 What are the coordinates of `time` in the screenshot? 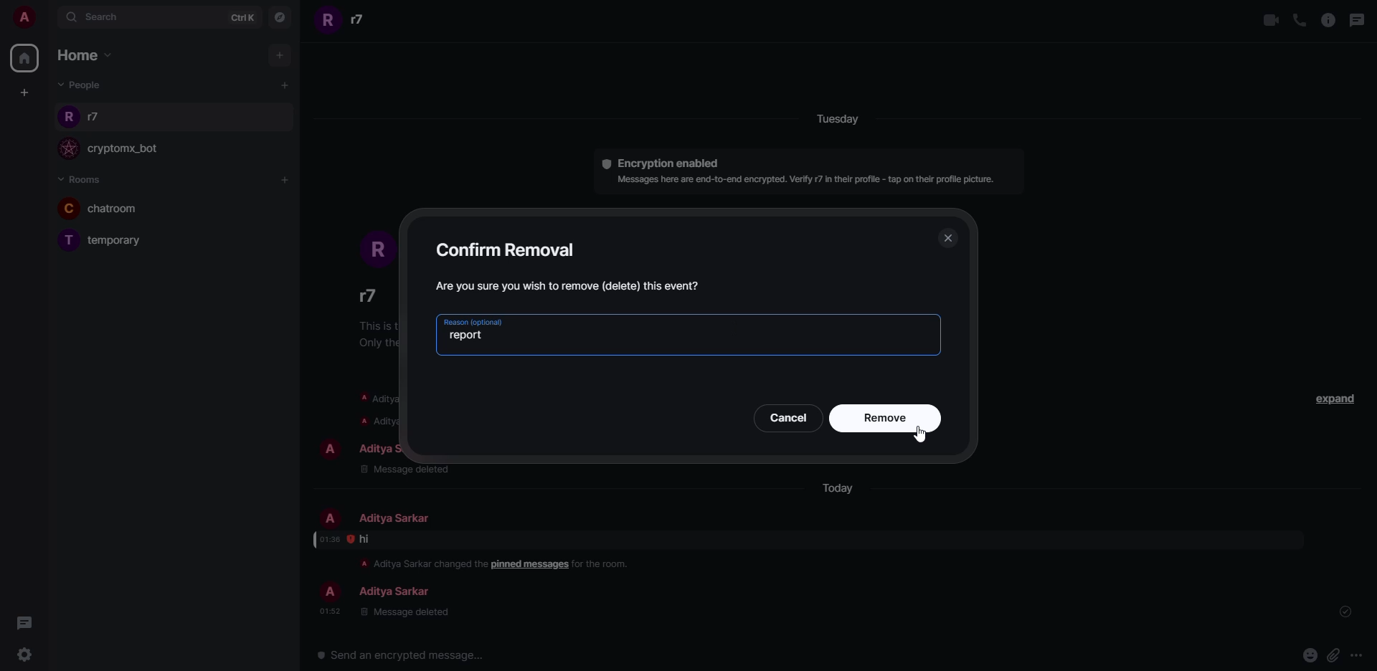 It's located at (330, 611).